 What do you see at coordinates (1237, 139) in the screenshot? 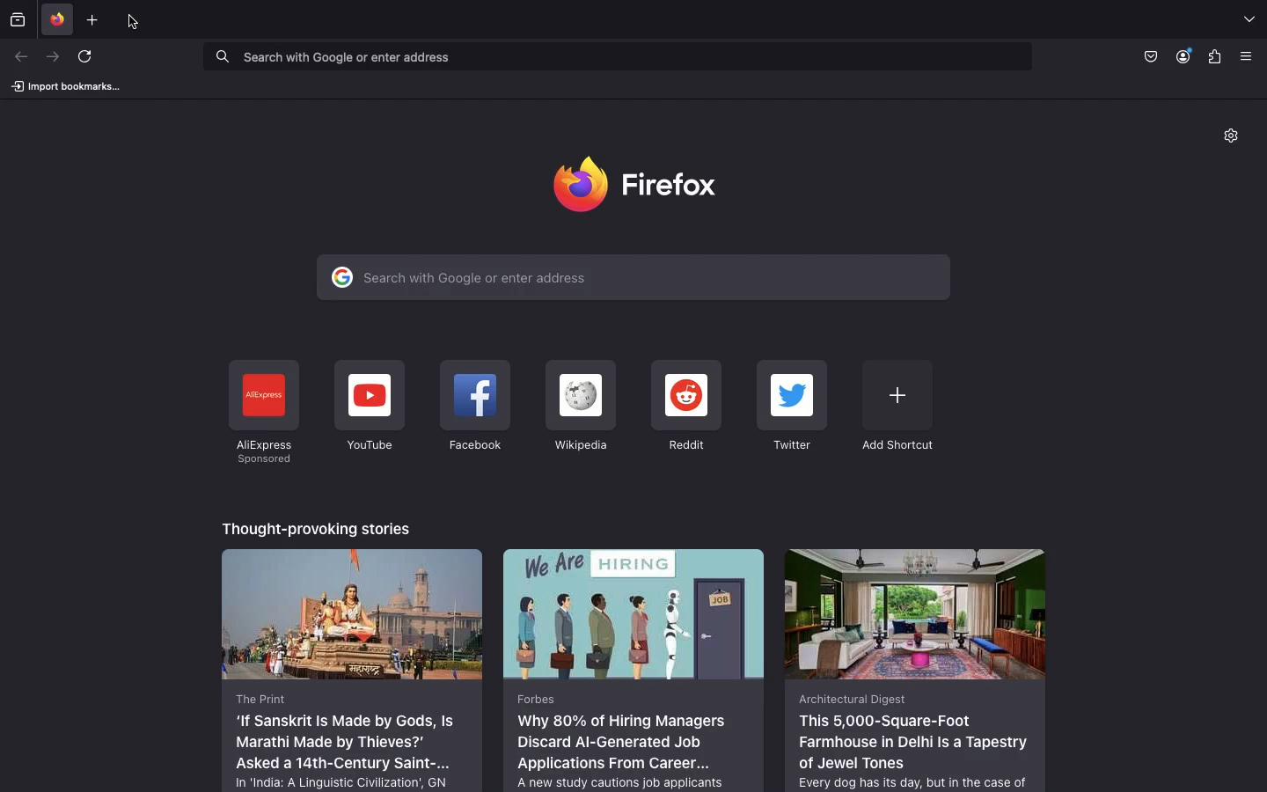
I see `Personalize New Tab` at bounding box center [1237, 139].